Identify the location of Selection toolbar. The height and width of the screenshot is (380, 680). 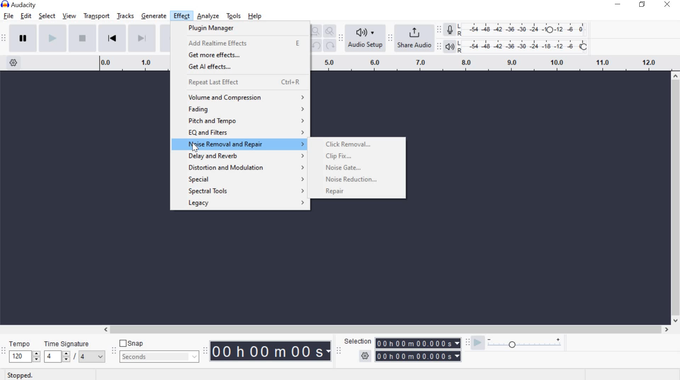
(339, 350).